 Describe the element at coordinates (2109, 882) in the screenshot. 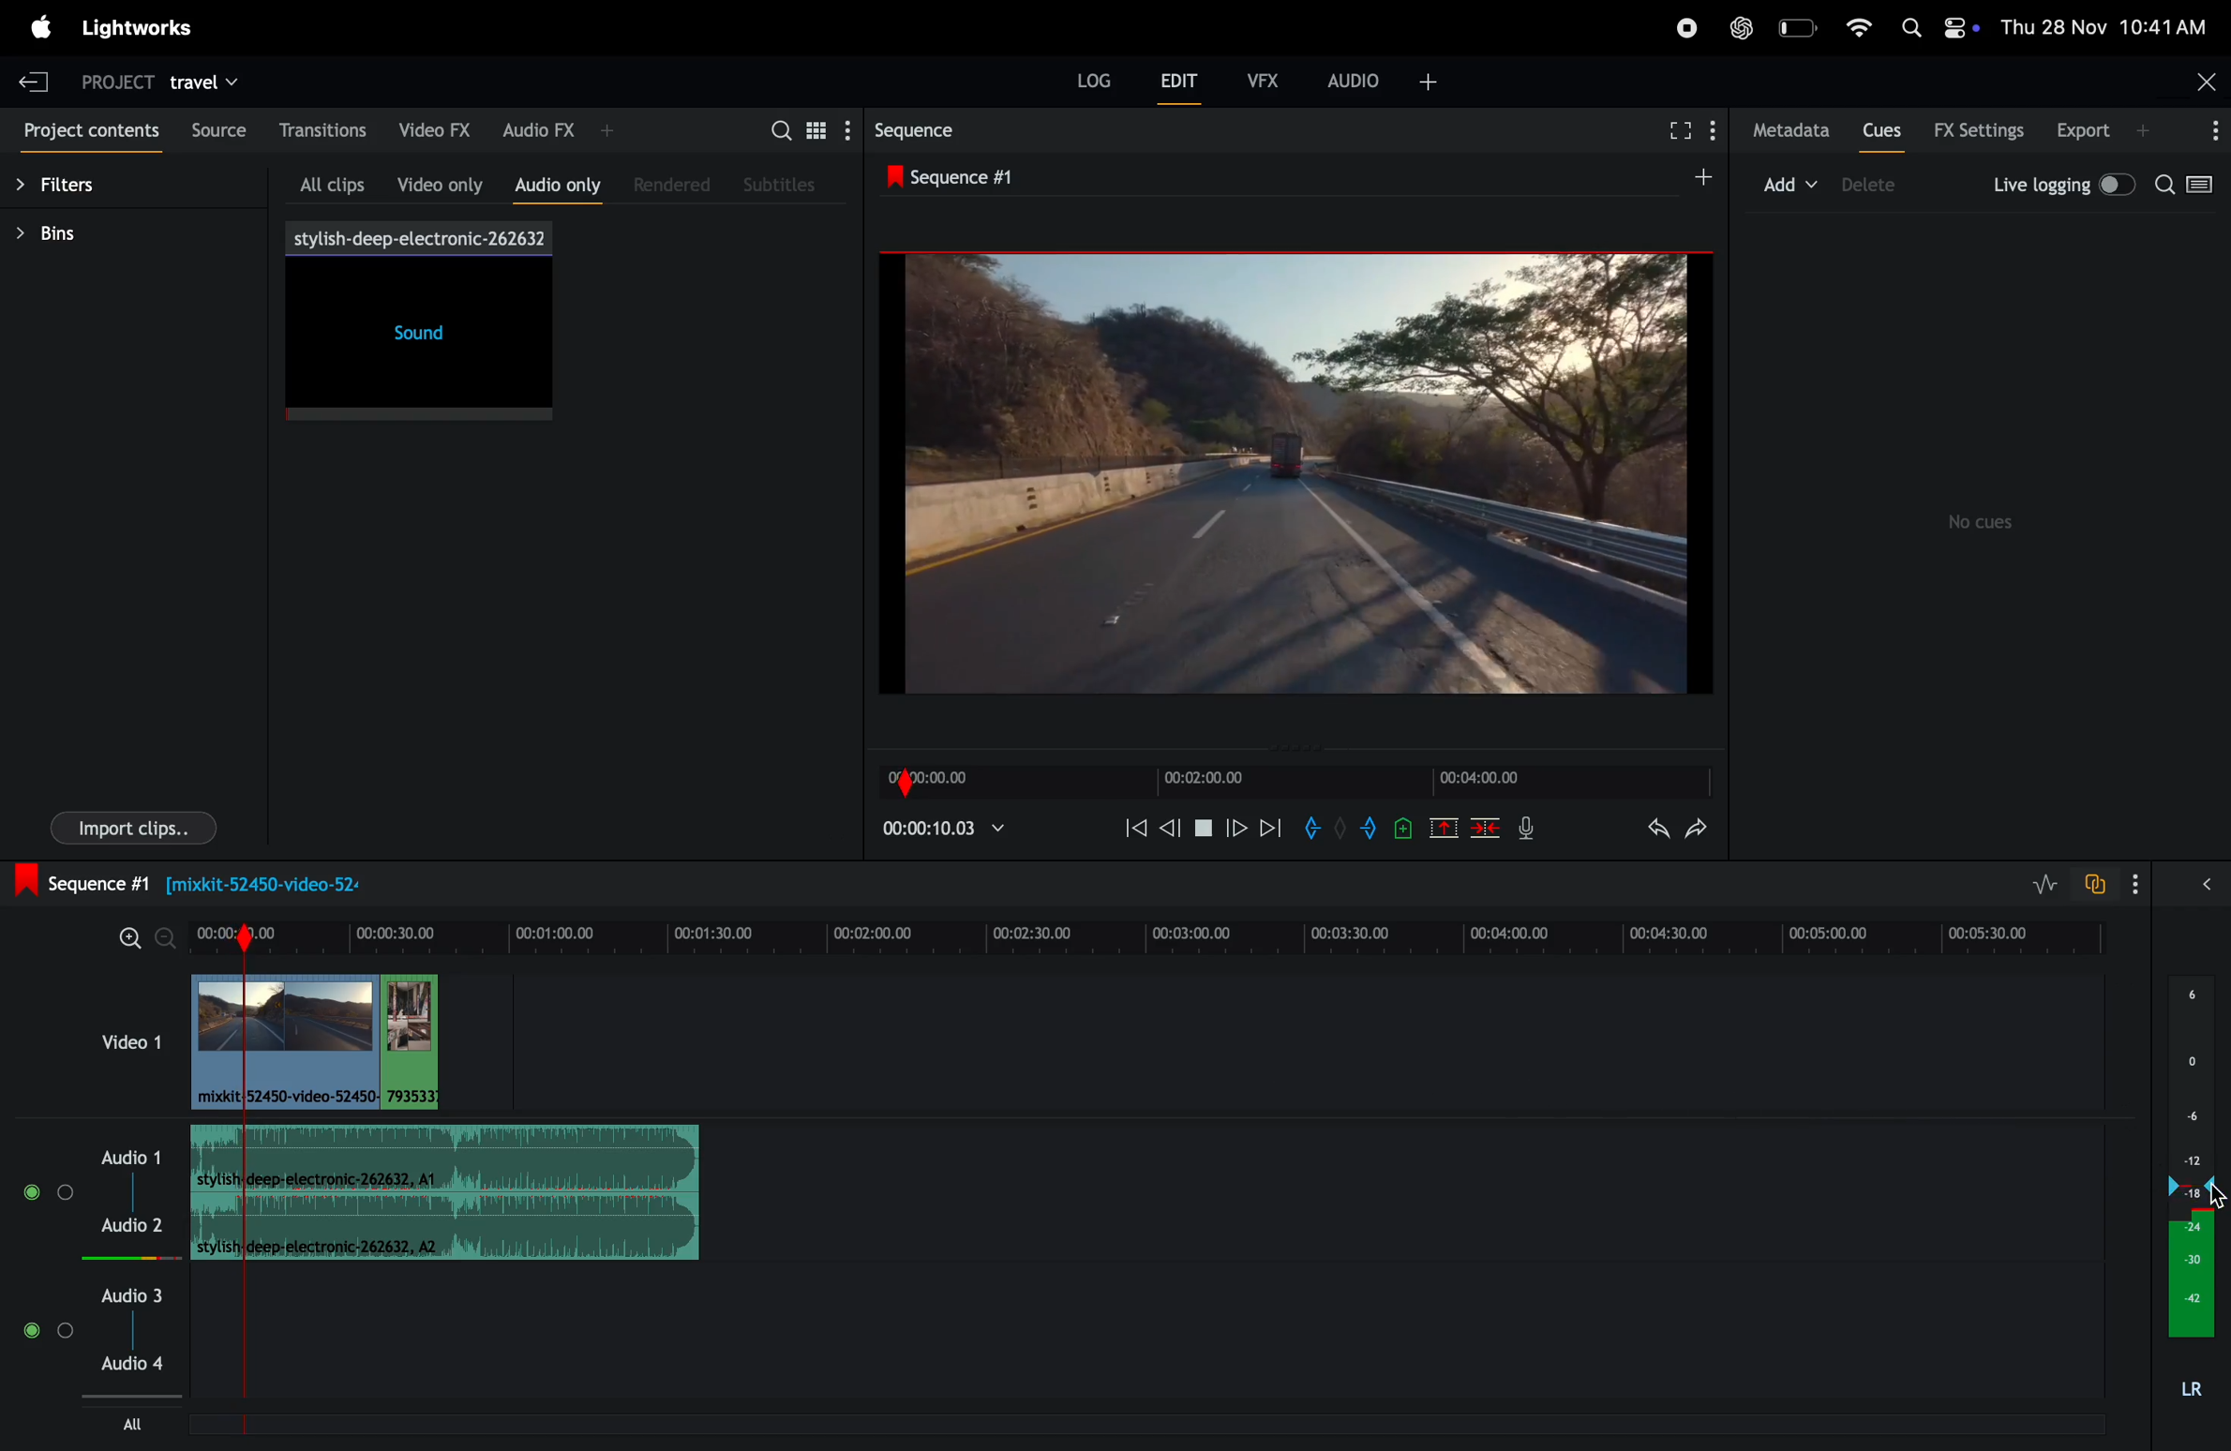

I see `toggle to auto track sync` at that location.